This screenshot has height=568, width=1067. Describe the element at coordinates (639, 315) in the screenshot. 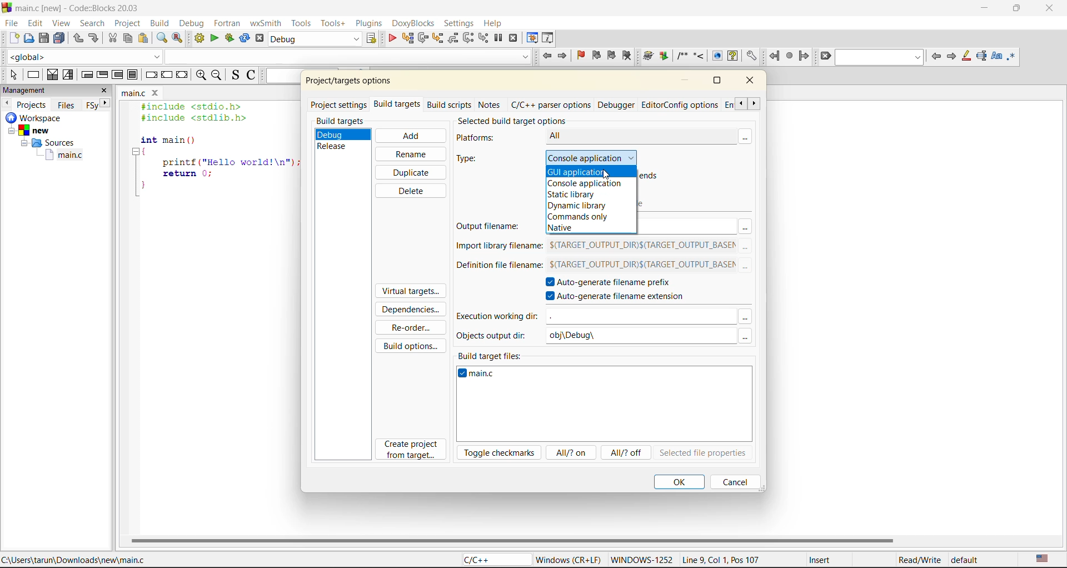

I see `input field` at that location.